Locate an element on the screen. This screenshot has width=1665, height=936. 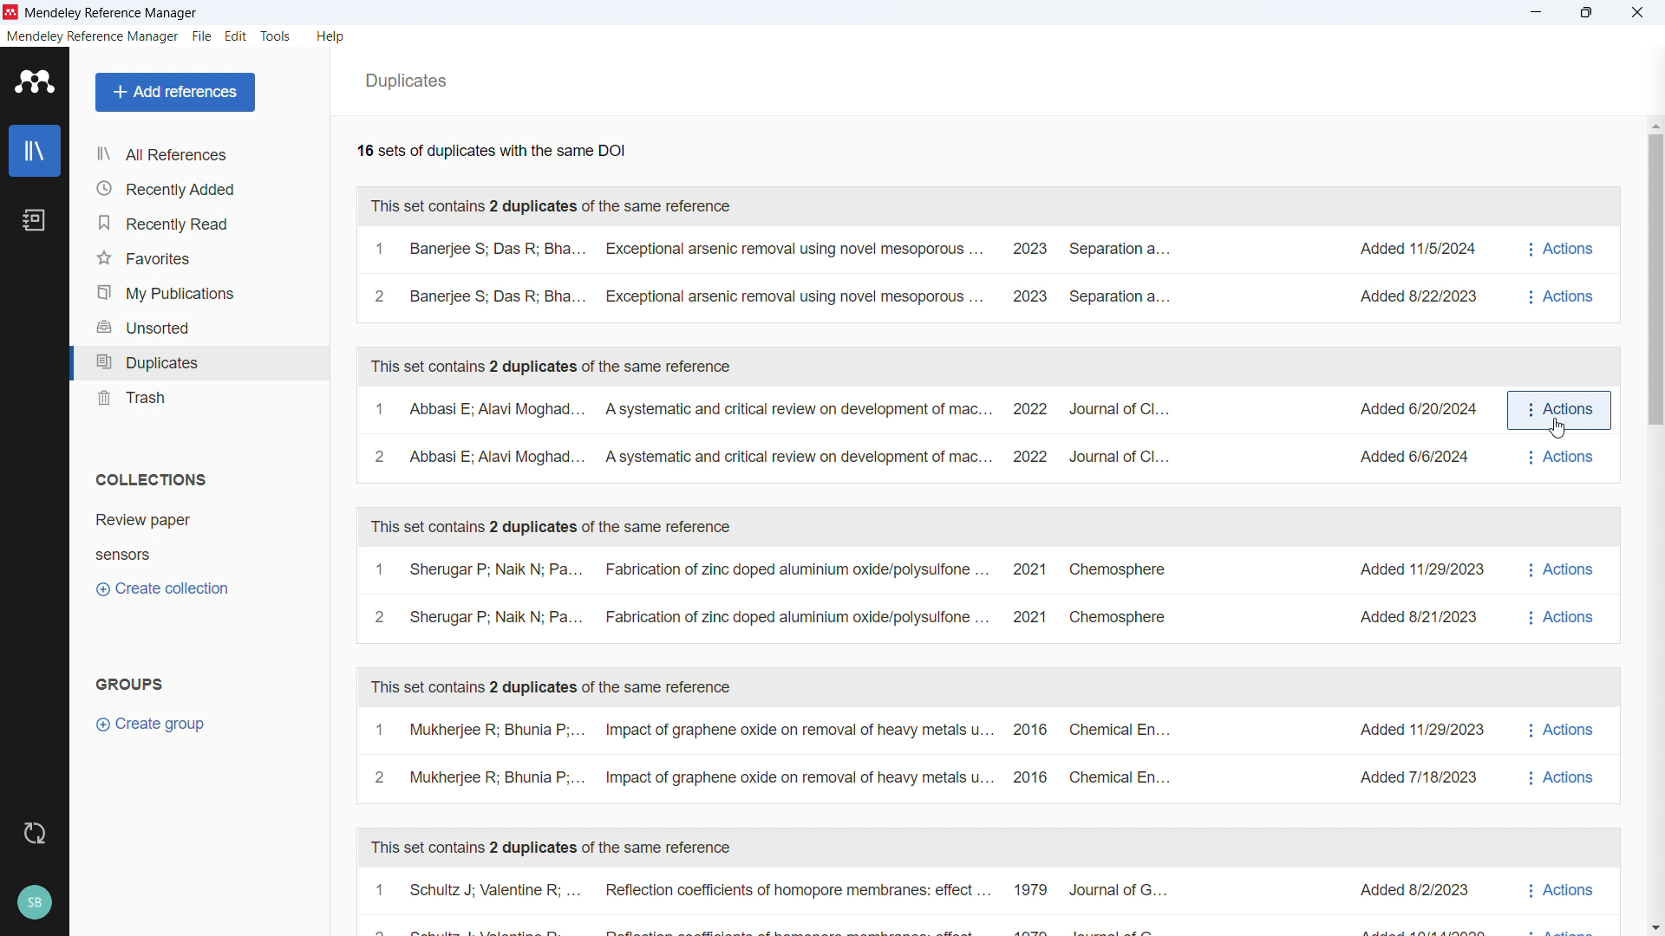
A set of duplicates  is located at coordinates (930, 595).